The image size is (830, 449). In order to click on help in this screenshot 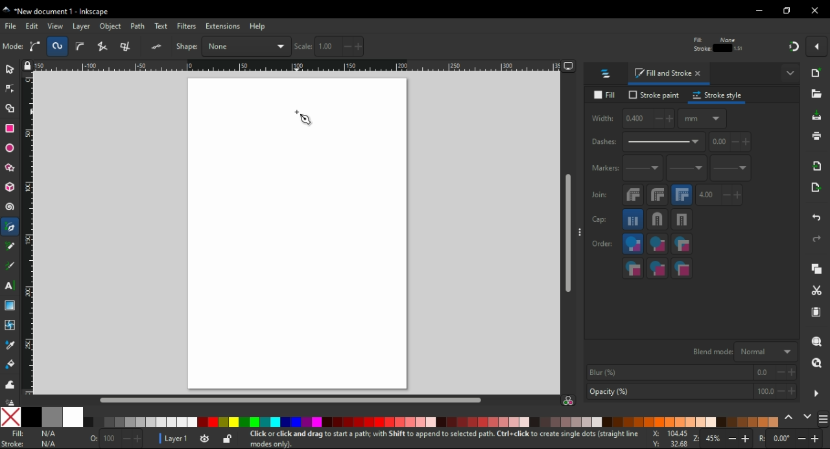, I will do `click(257, 26)`.